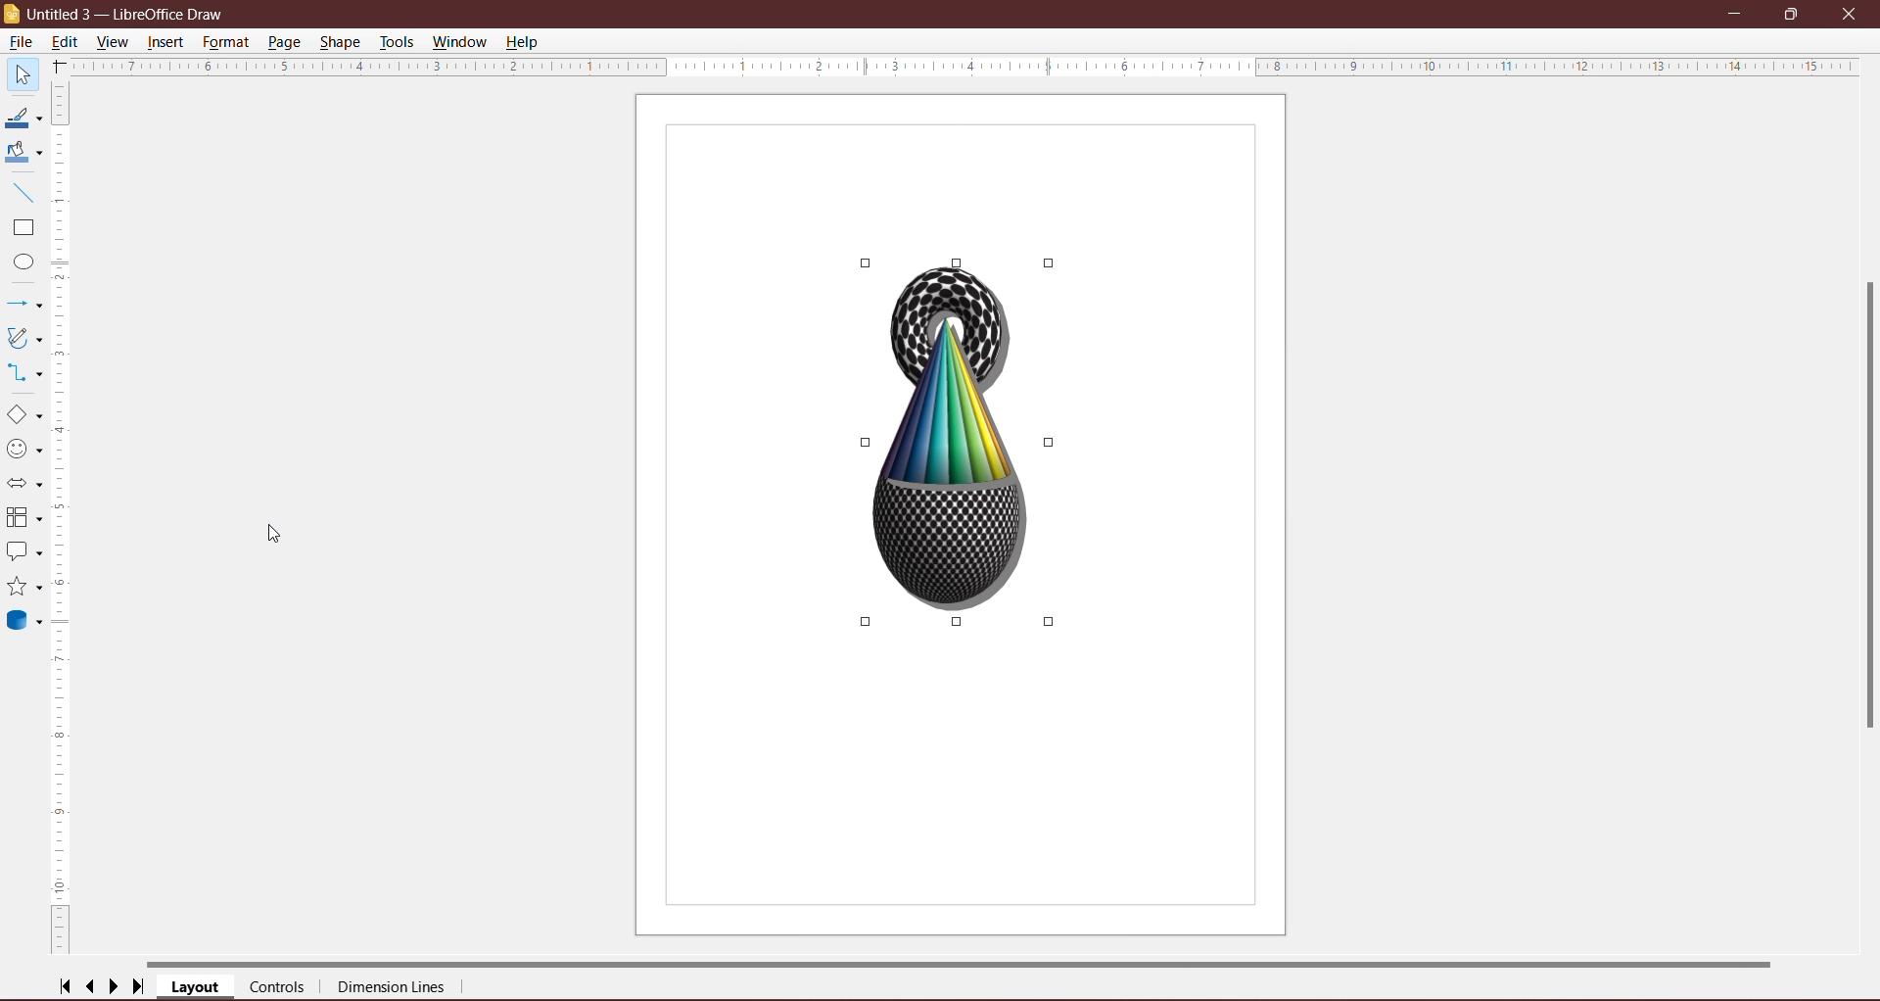  Describe the element at coordinates (20, 262) in the screenshot. I see `Ellipse` at that location.